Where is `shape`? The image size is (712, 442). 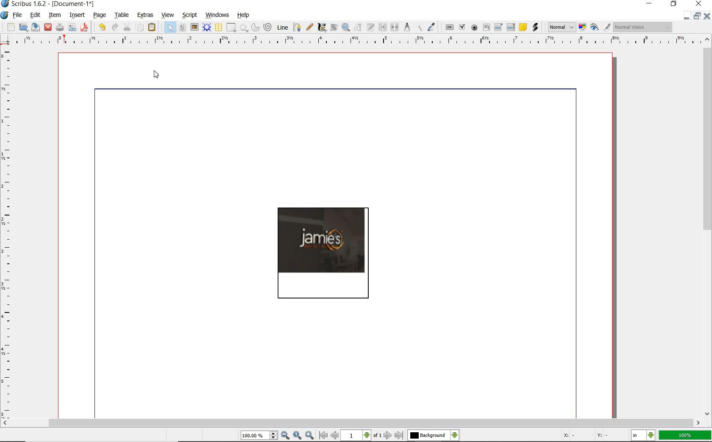
shape is located at coordinates (232, 27).